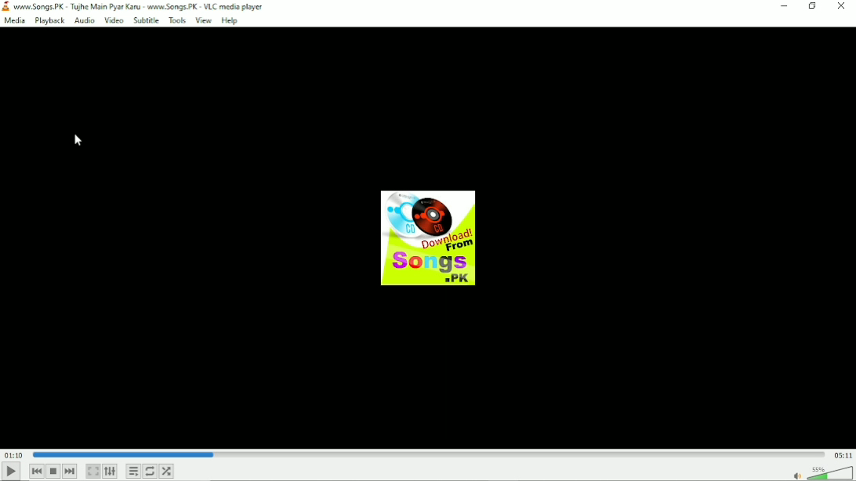 The width and height of the screenshot is (856, 481). What do you see at coordinates (427, 238) in the screenshot?
I see `Audio track` at bounding box center [427, 238].